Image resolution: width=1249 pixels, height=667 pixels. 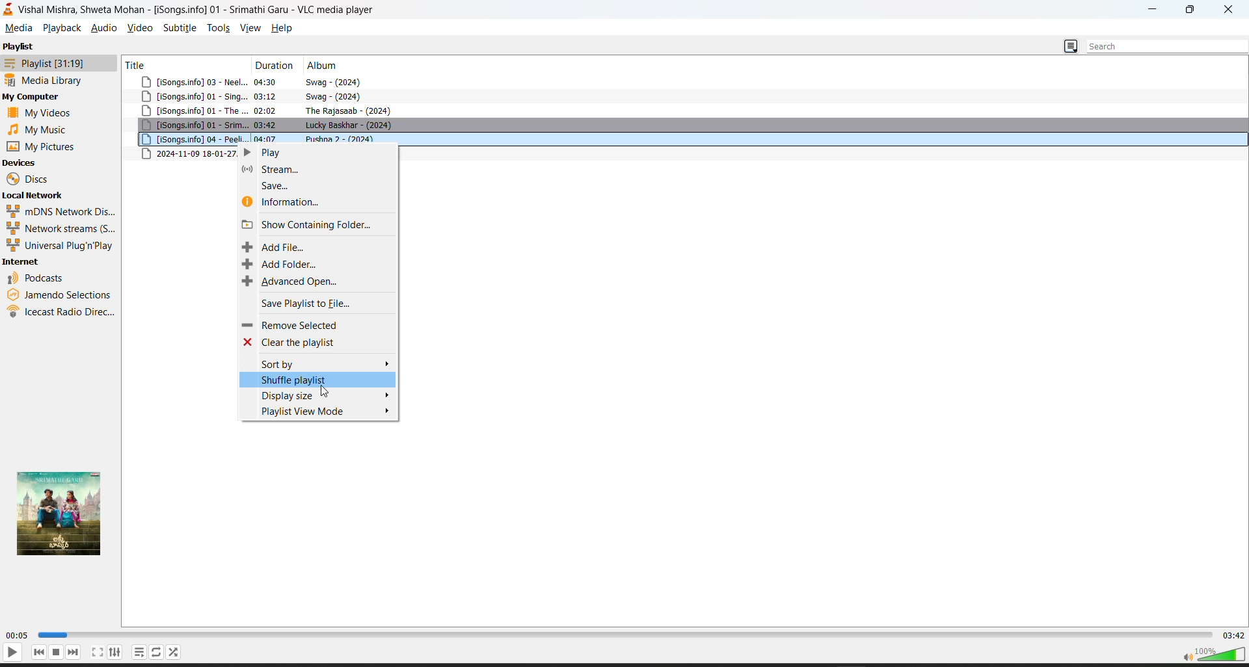 I want to click on universal plug n play, so click(x=60, y=245).